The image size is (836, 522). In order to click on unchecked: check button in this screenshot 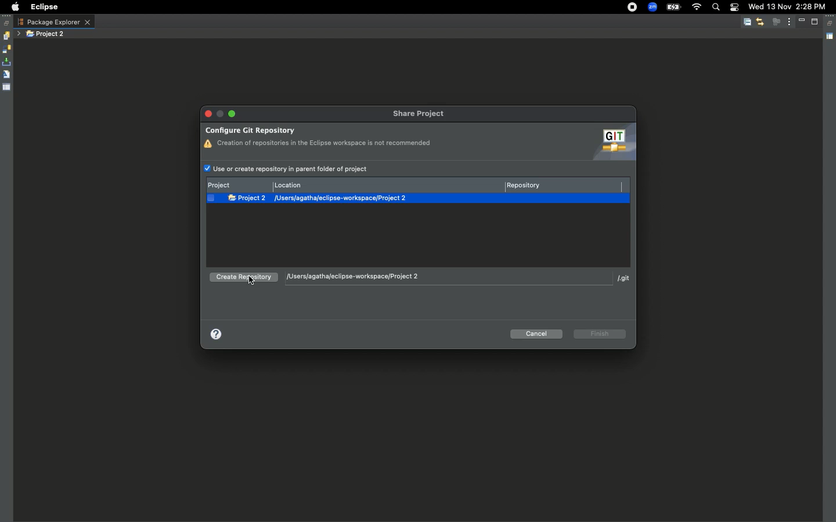, I will do `click(211, 198)`.